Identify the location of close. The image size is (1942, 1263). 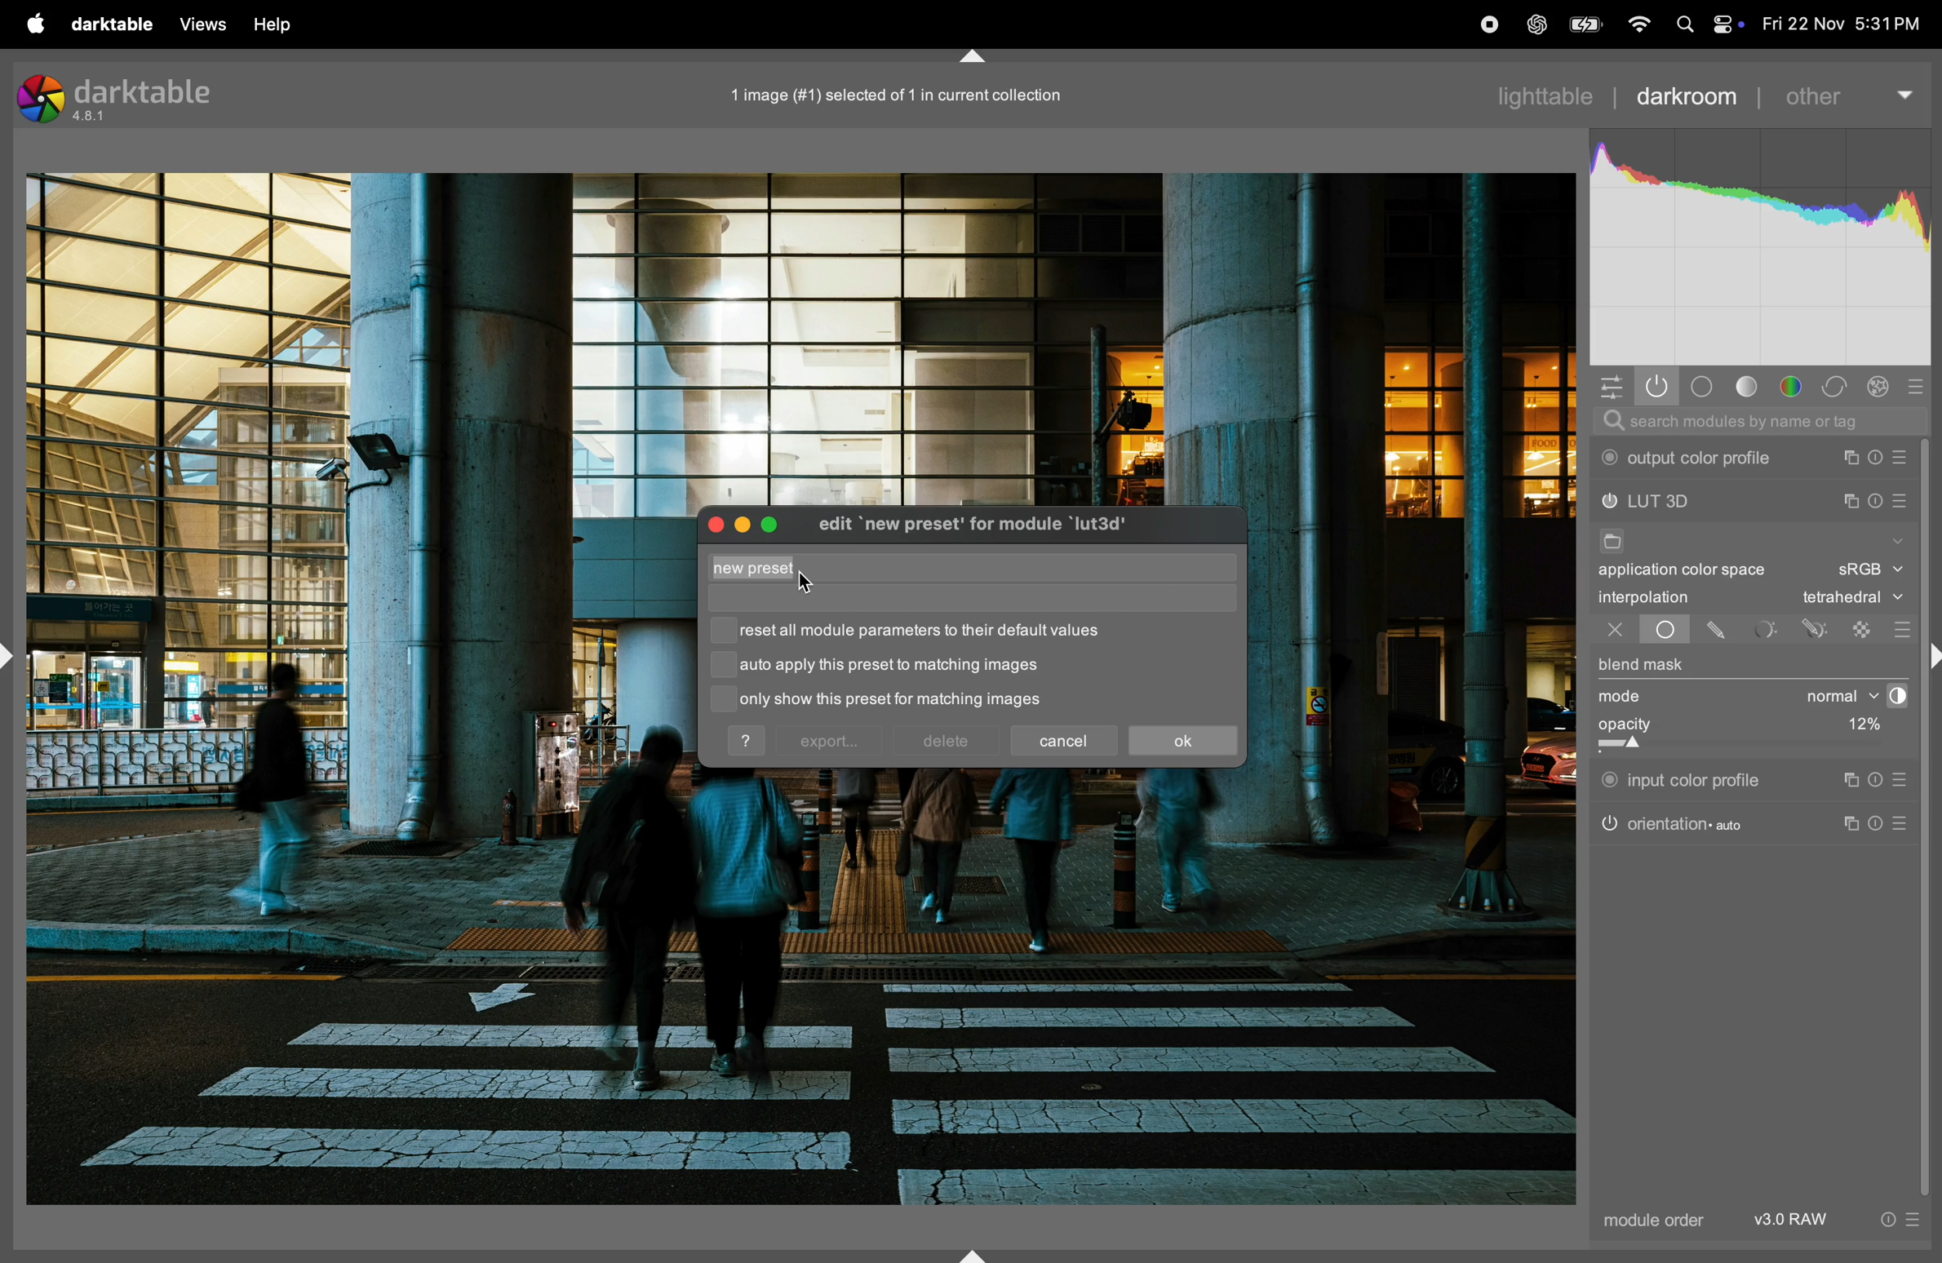
(713, 524).